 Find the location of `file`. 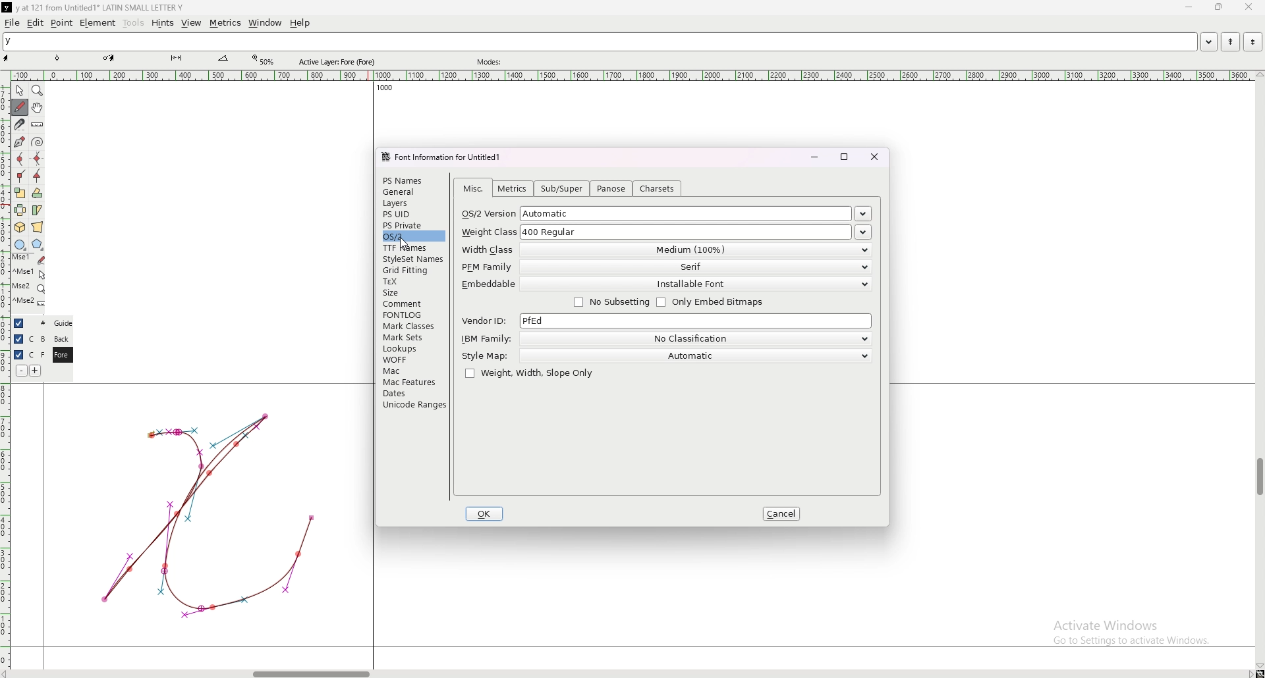

file is located at coordinates (13, 22).